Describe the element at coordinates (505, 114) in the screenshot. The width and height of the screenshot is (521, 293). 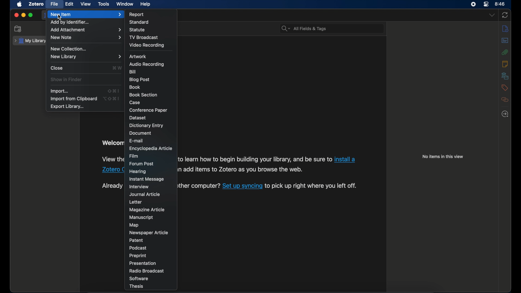
I see `locate` at that location.